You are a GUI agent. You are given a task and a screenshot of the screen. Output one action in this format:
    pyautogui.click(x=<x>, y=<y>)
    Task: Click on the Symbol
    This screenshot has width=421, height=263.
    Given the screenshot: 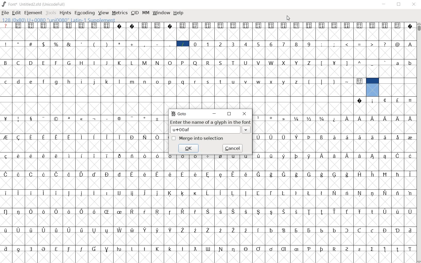 What is the action you would take?
    pyautogui.click(x=271, y=137)
    